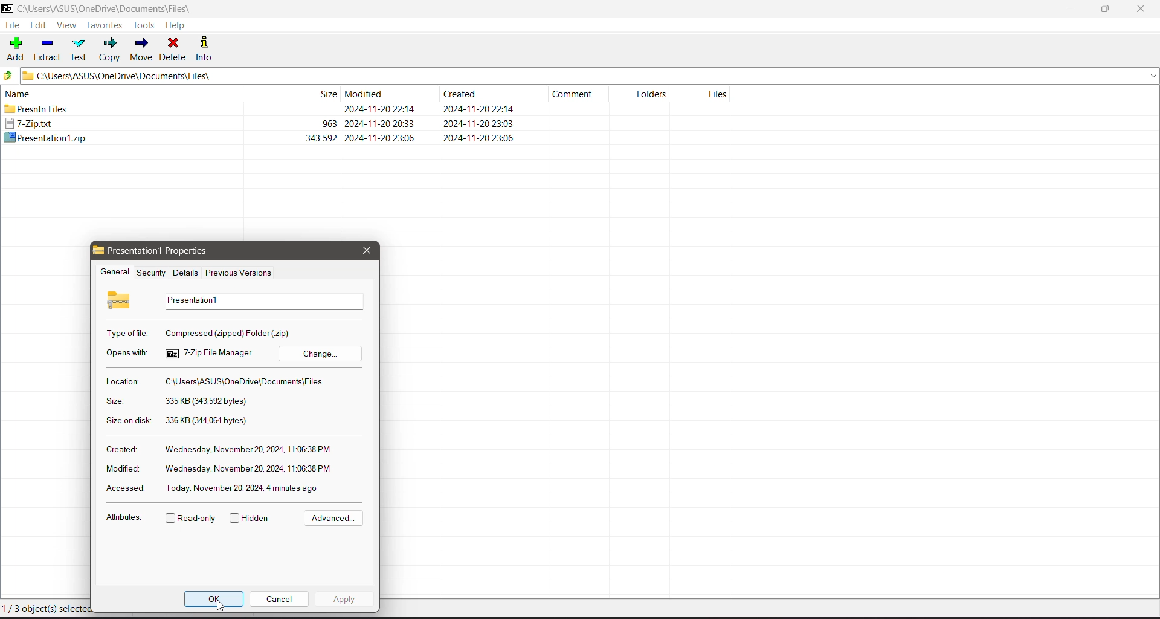  Describe the element at coordinates (12, 25) in the screenshot. I see `File` at that location.